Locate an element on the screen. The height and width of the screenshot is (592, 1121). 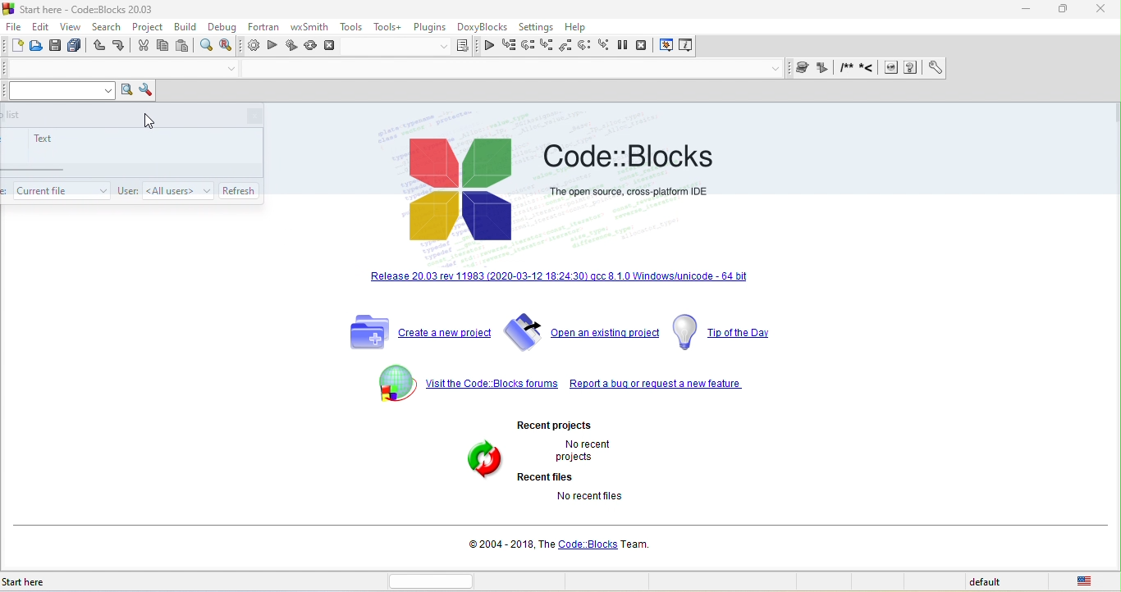
build and run is located at coordinates (291, 48).